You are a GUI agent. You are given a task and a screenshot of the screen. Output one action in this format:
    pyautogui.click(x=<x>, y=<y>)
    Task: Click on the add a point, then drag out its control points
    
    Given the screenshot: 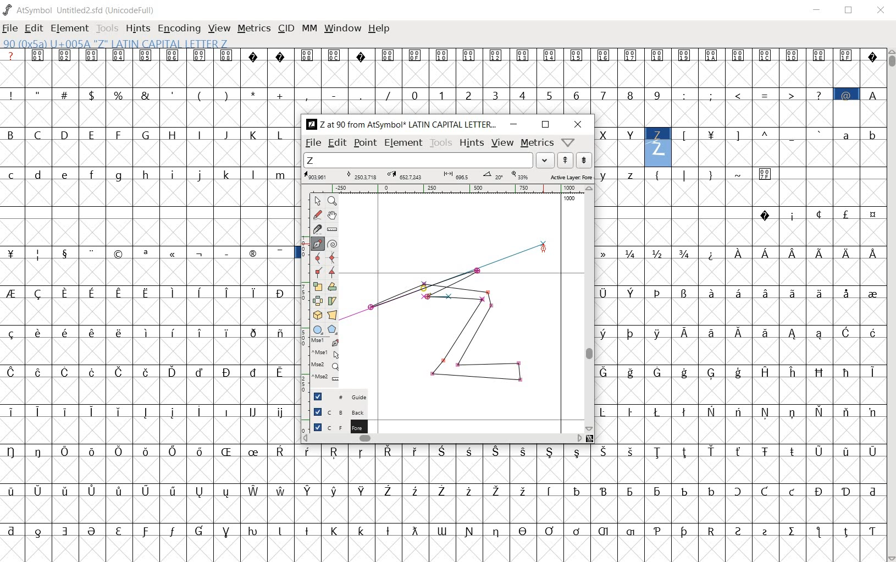 What is the action you would take?
    pyautogui.click(x=317, y=244)
    